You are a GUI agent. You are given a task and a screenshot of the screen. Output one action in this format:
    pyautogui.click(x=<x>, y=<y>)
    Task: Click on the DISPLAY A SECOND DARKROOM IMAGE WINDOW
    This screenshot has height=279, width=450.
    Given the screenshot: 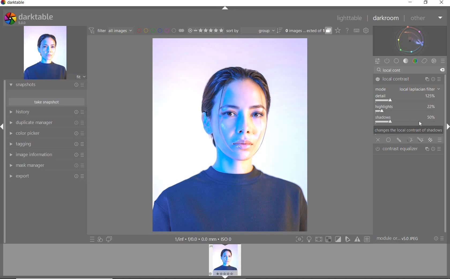 What is the action you would take?
    pyautogui.click(x=109, y=239)
    